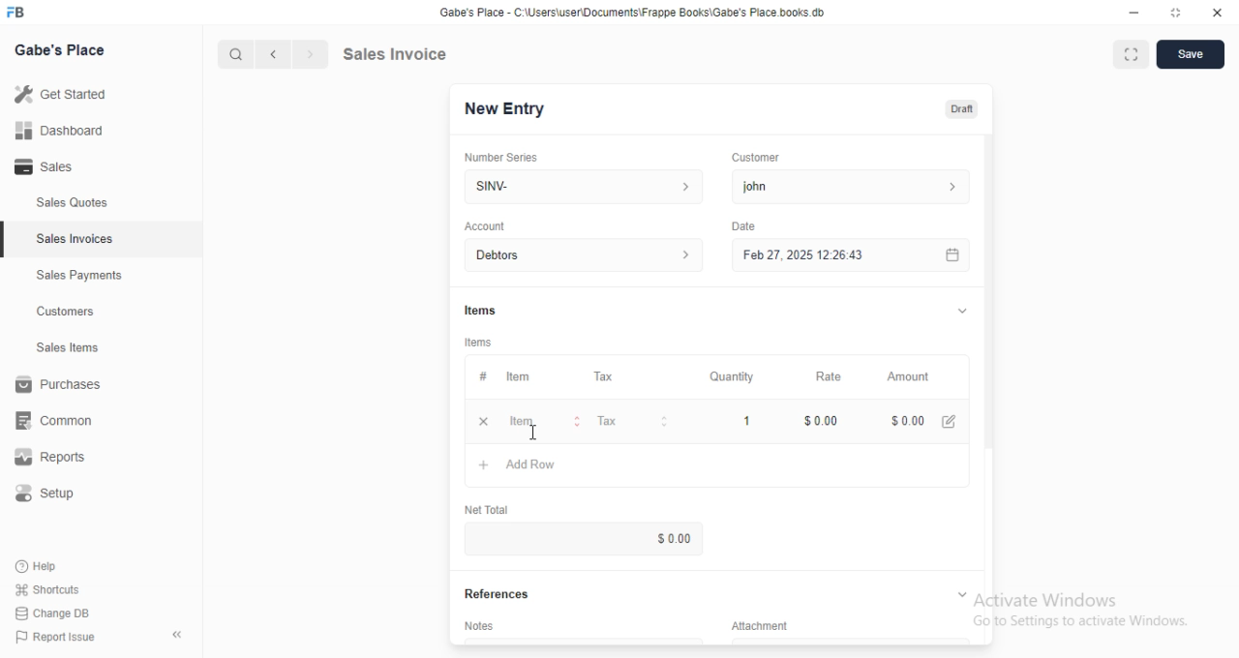  Describe the element at coordinates (667, 537) in the screenshot. I see `$0.00` at that location.